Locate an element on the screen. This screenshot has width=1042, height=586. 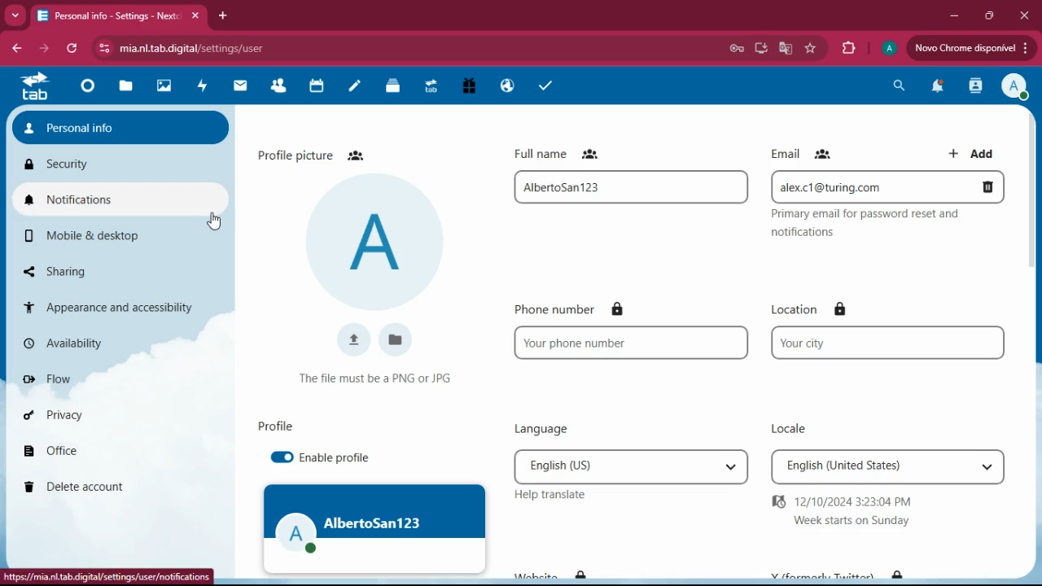
desktop is located at coordinates (759, 50).